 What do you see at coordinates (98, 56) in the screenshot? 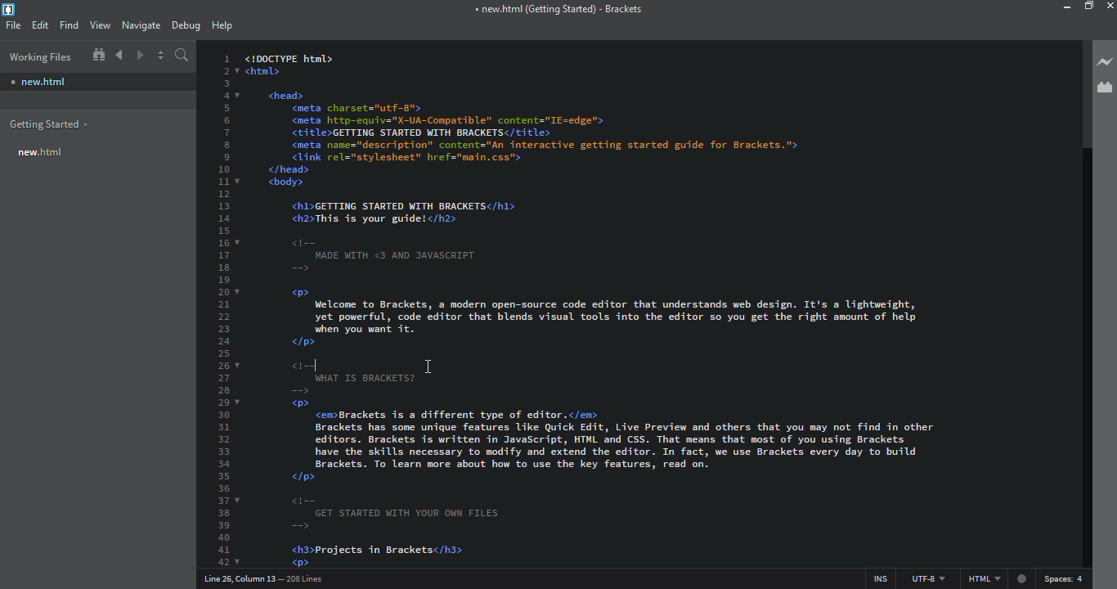
I see `show in file tree` at bounding box center [98, 56].